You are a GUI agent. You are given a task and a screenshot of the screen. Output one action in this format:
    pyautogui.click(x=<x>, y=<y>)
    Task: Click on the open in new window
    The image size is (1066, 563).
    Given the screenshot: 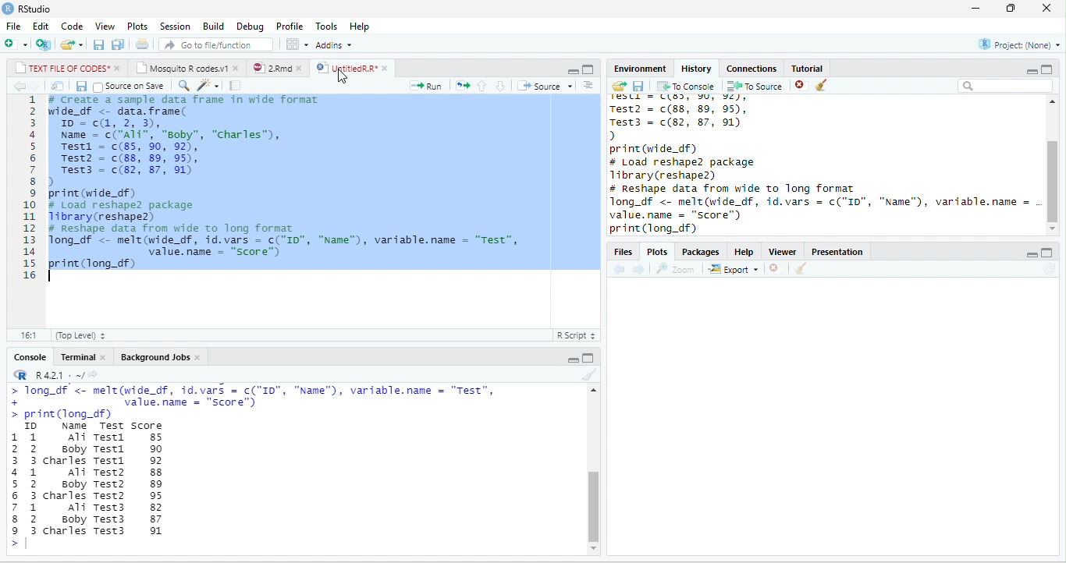 What is the action you would take?
    pyautogui.click(x=57, y=86)
    